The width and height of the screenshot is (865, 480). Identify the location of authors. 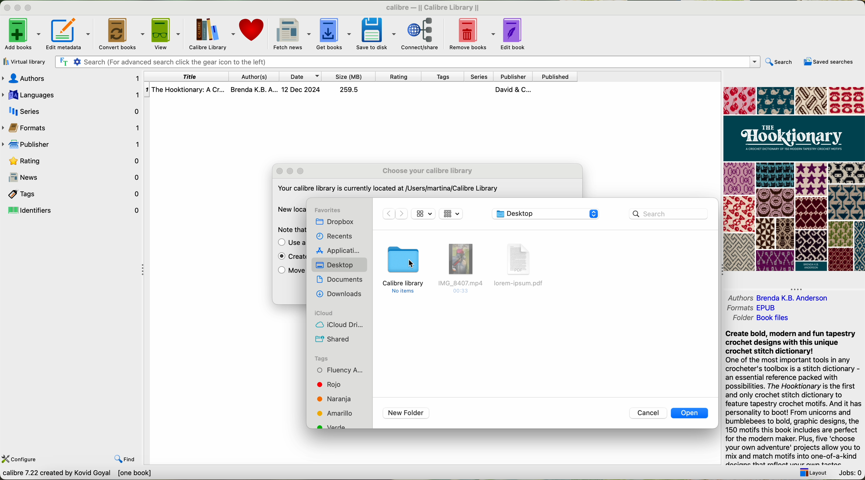
(256, 76).